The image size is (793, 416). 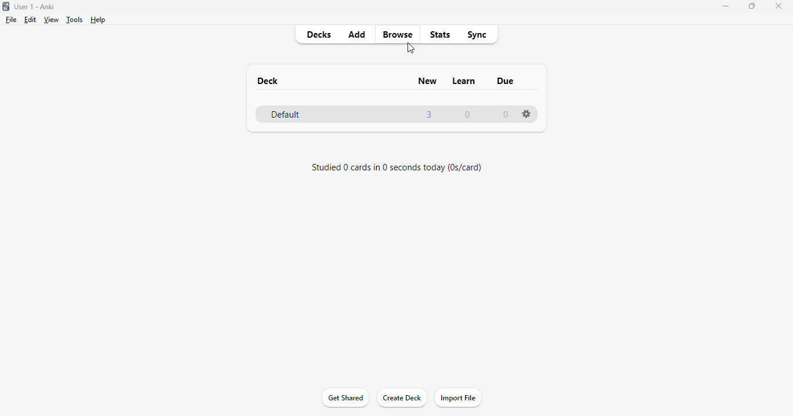 What do you see at coordinates (31, 20) in the screenshot?
I see `edit` at bounding box center [31, 20].